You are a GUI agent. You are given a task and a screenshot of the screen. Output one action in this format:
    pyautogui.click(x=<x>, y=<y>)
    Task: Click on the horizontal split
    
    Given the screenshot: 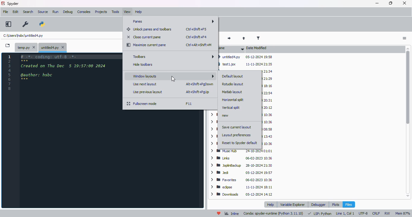 What is the action you would take?
    pyautogui.click(x=233, y=100)
    